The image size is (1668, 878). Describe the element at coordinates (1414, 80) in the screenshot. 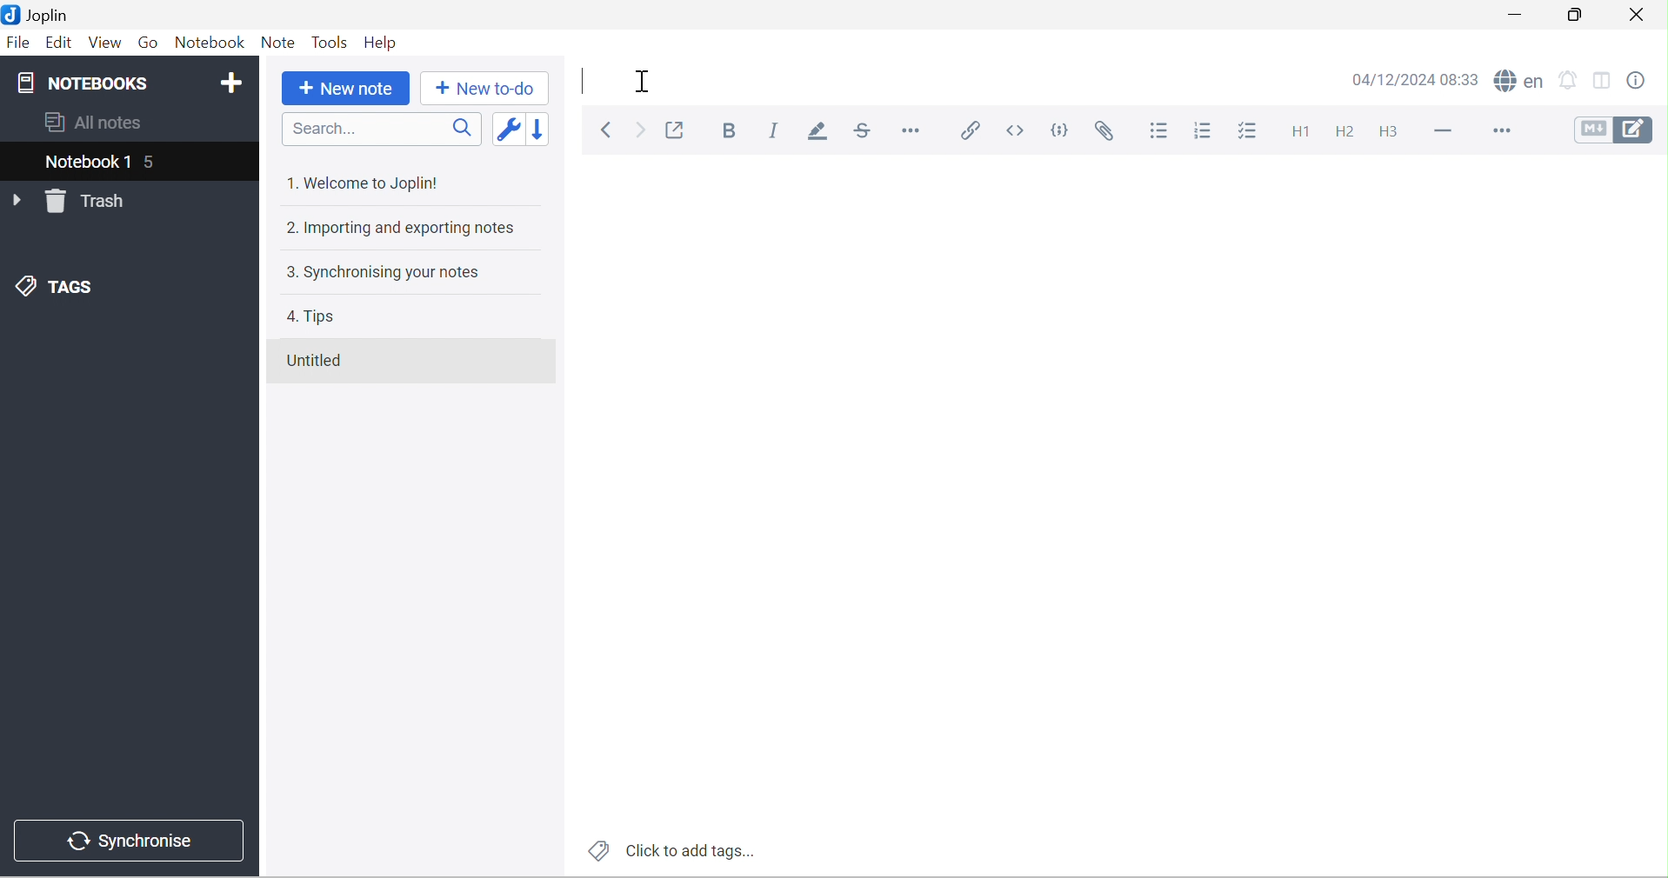

I see `14/12/2024 08:33` at that location.